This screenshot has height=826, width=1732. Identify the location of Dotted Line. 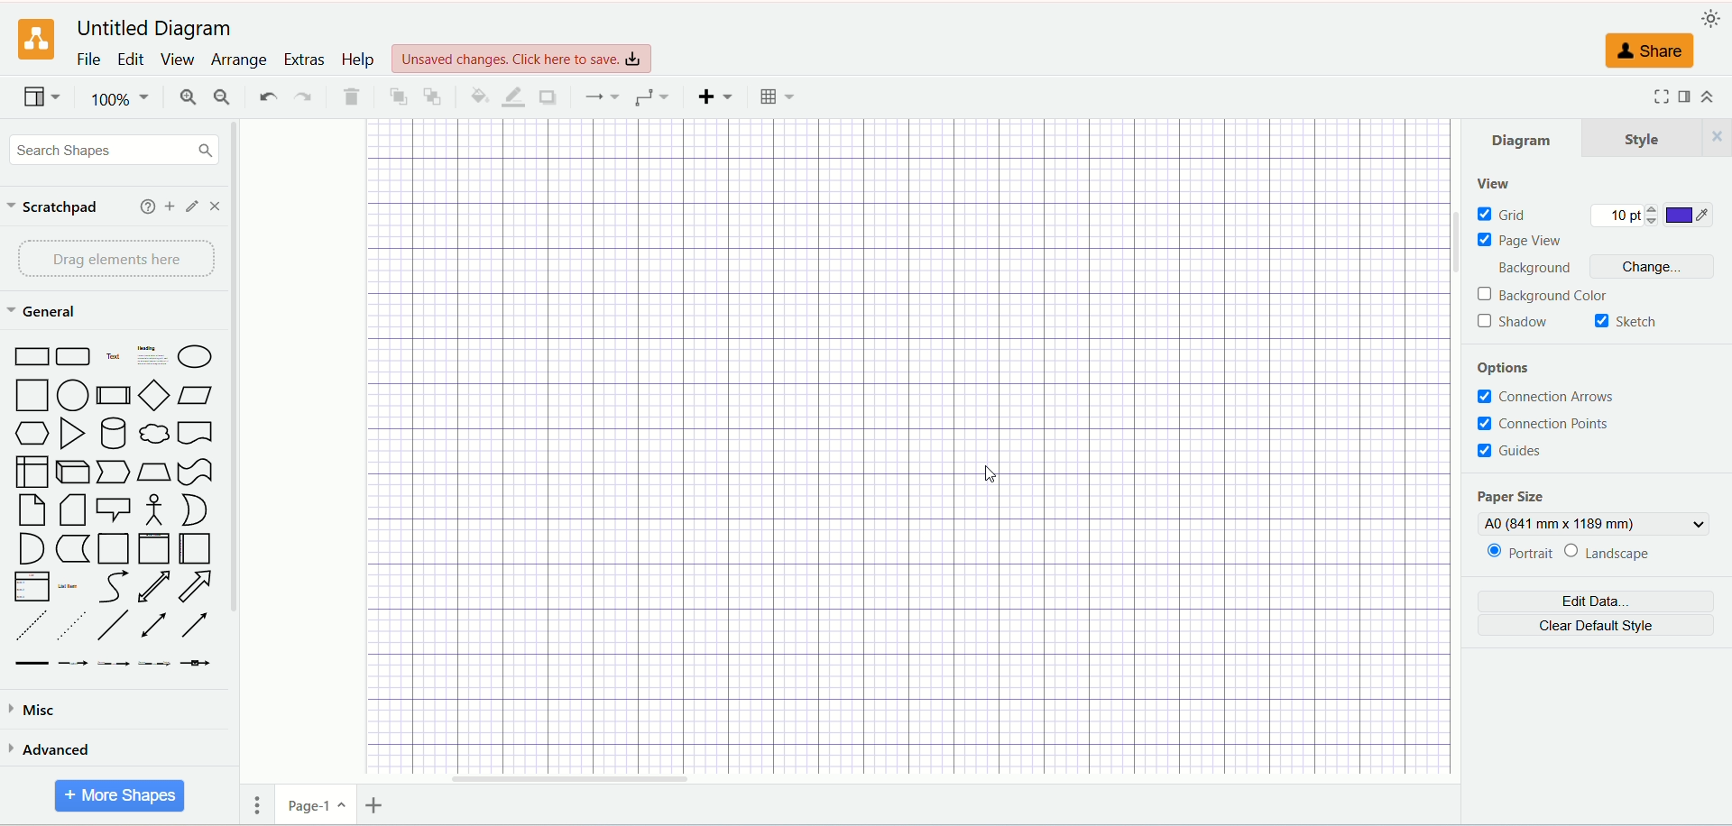
(72, 626).